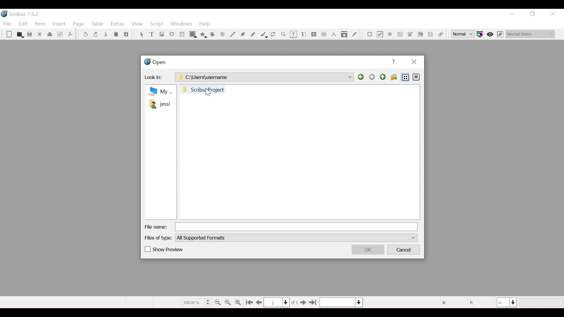 The height and width of the screenshot is (317, 564). Describe the element at coordinates (229, 301) in the screenshot. I see `Zoom to 100` at that location.